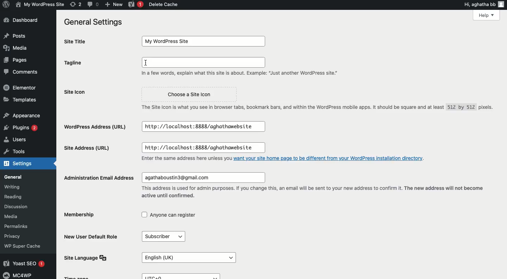 The image size is (507, 279). Describe the element at coordinates (172, 216) in the screenshot. I see `Anyone can register` at that location.